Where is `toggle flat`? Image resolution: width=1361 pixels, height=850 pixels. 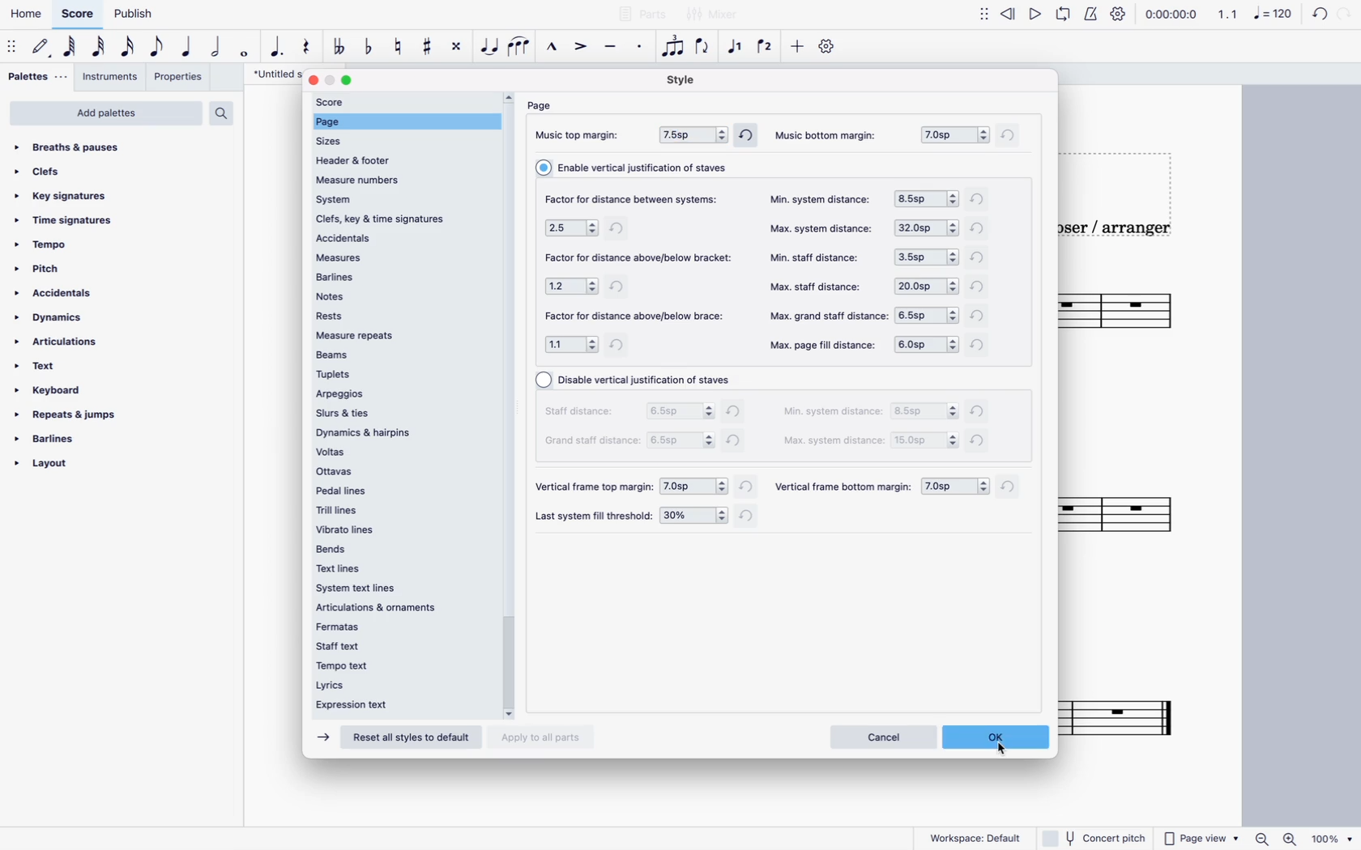 toggle flat is located at coordinates (368, 48).